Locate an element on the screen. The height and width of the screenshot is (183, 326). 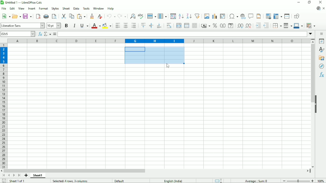
selected 4 rows, 3 columns is located at coordinates (70, 181).